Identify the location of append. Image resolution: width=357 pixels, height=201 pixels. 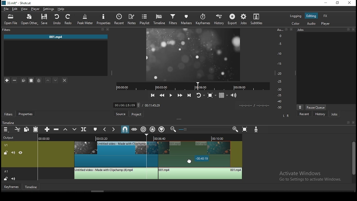
(47, 129).